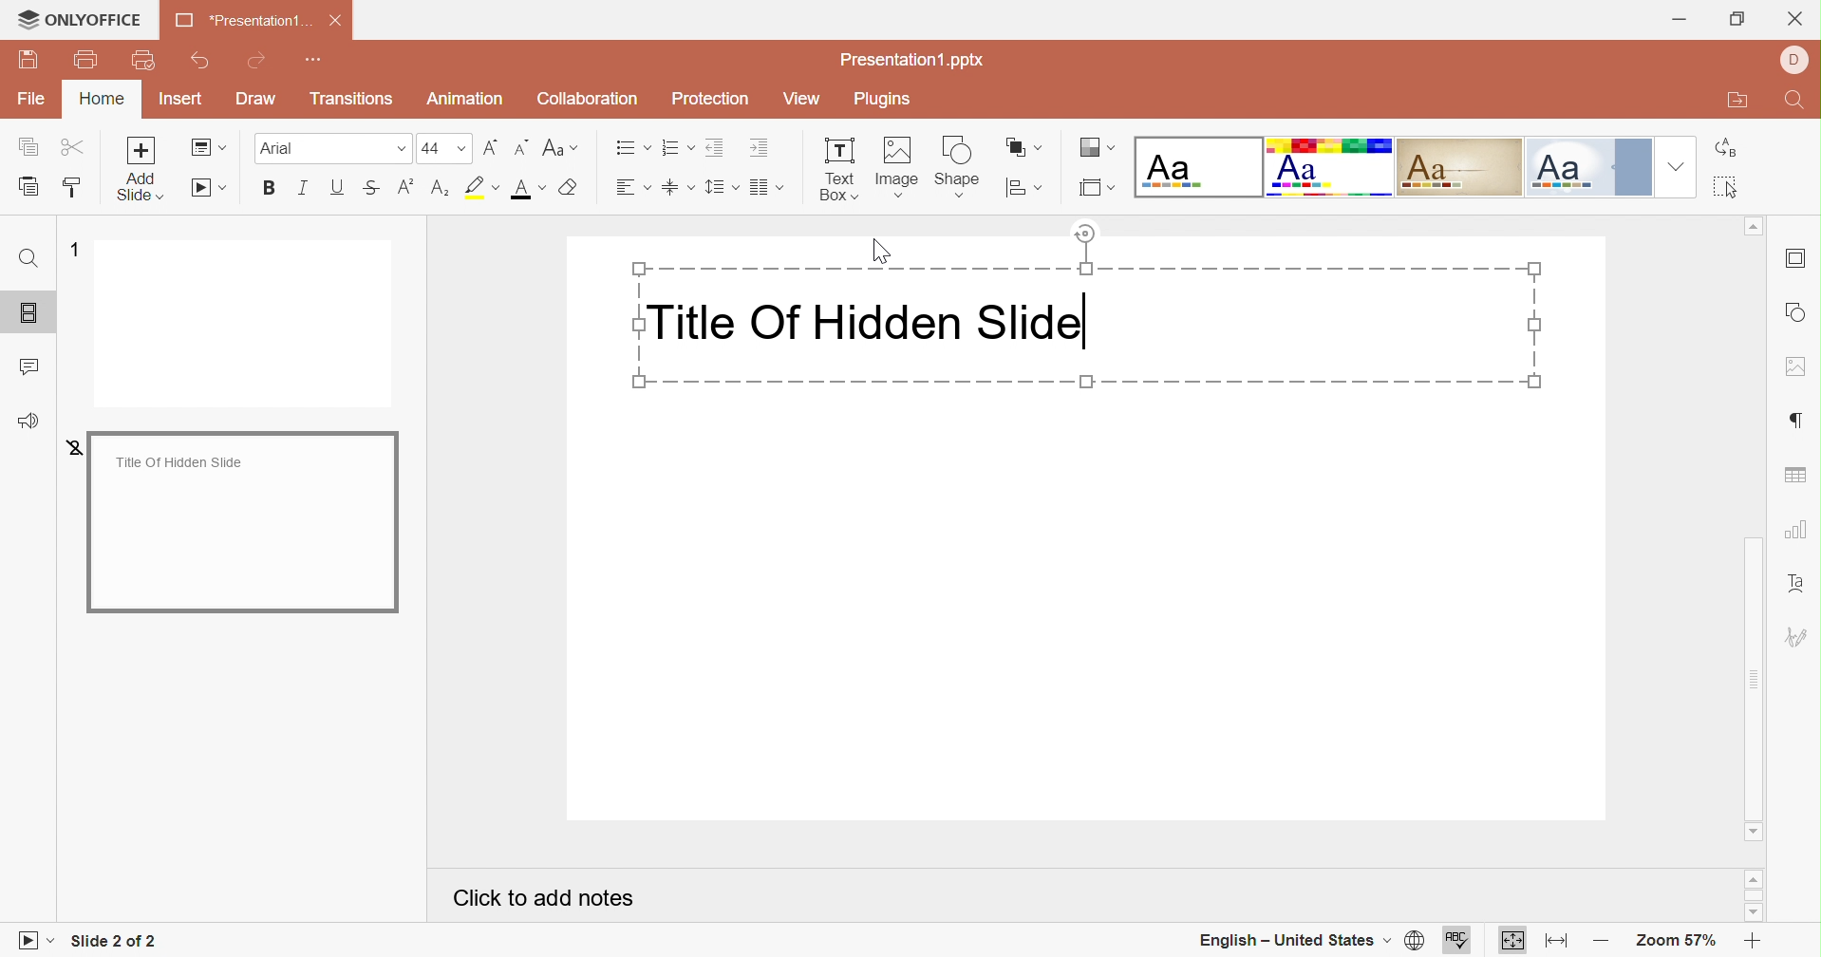 Image resolution: width=1821 pixels, height=957 pixels. Describe the element at coordinates (677, 148) in the screenshot. I see `Numbering` at that location.